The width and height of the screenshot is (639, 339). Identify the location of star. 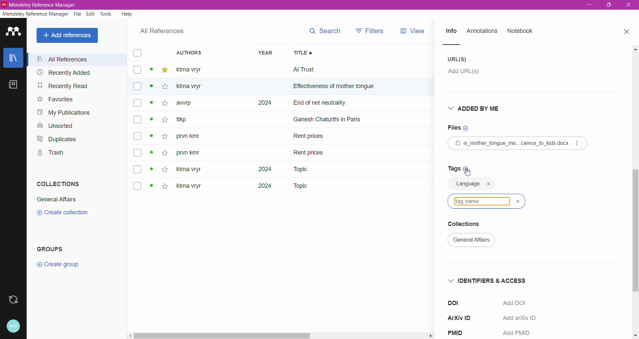
(162, 105).